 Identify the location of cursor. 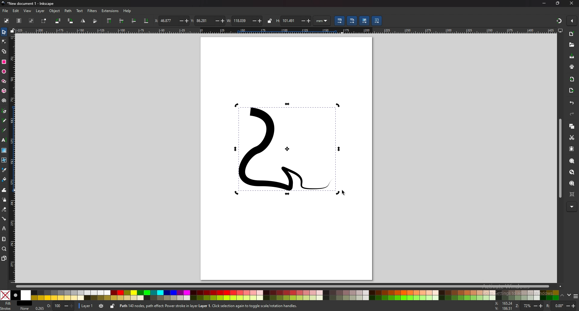
(343, 192).